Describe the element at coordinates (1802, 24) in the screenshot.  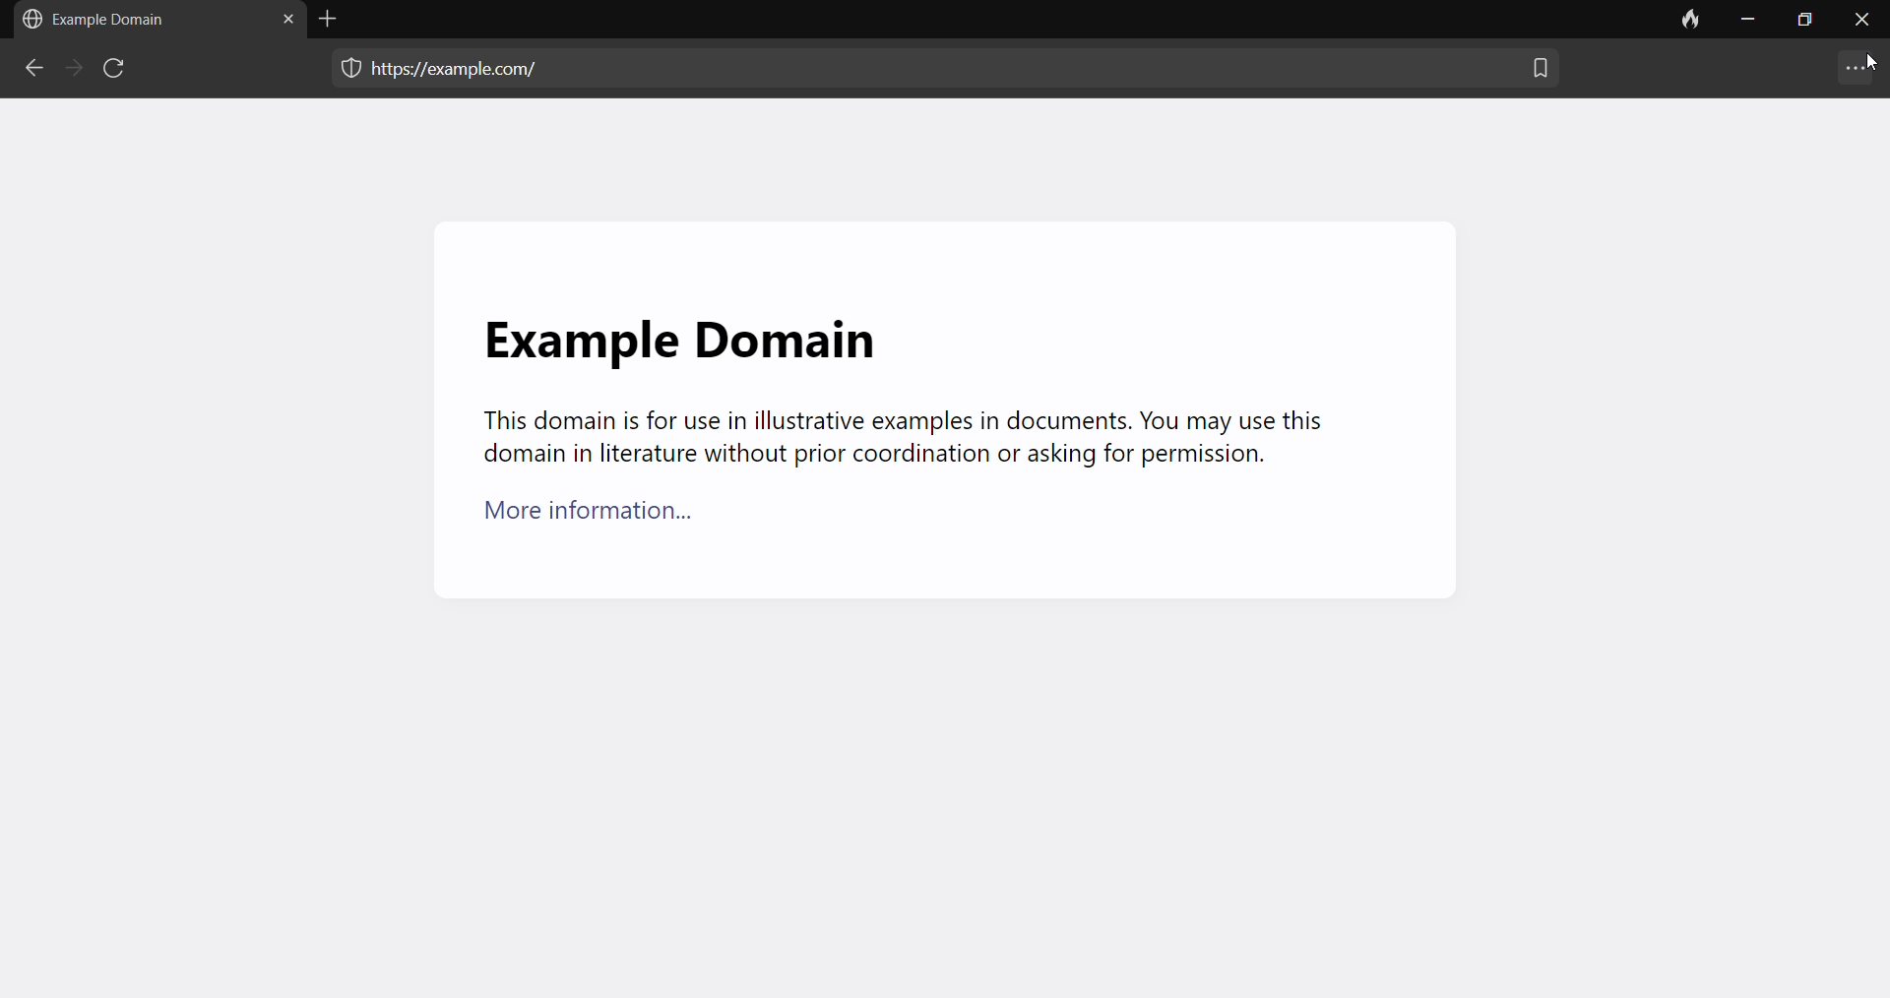
I see `maximize` at that location.